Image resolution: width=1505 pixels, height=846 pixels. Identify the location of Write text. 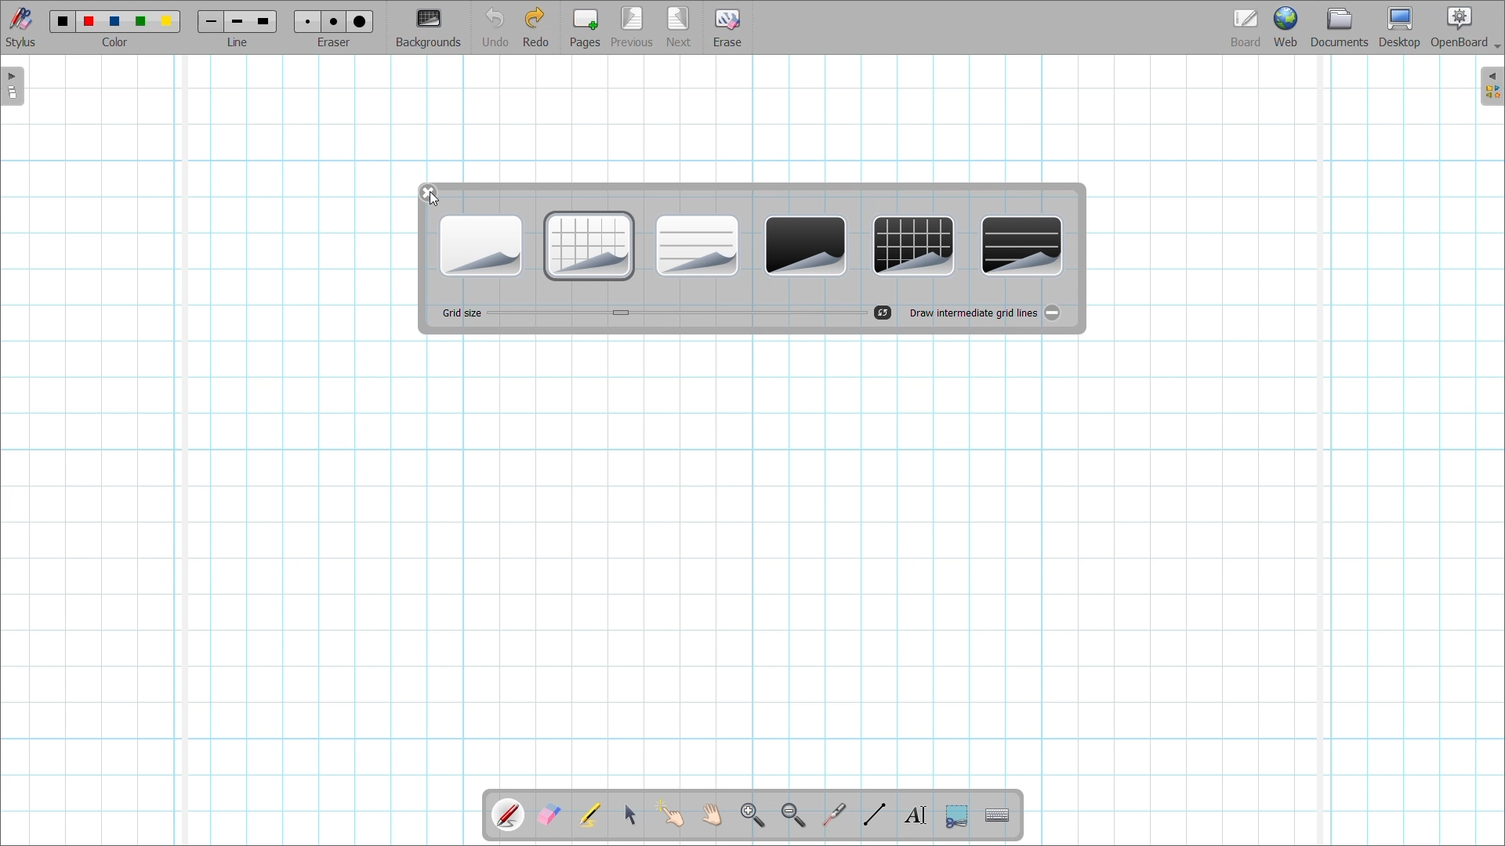
(916, 816).